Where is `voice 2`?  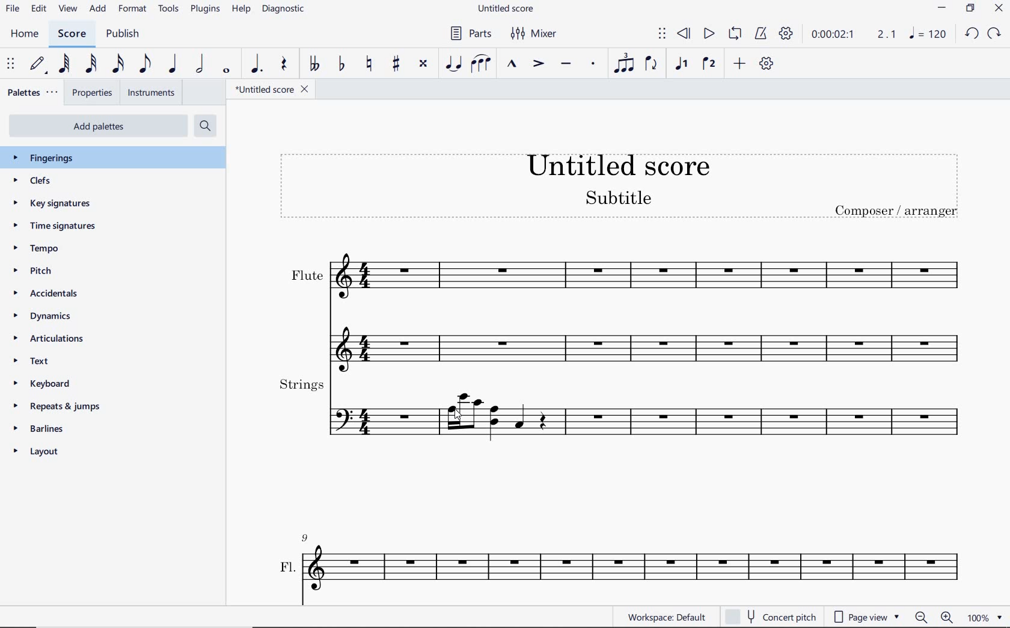 voice 2 is located at coordinates (708, 64).